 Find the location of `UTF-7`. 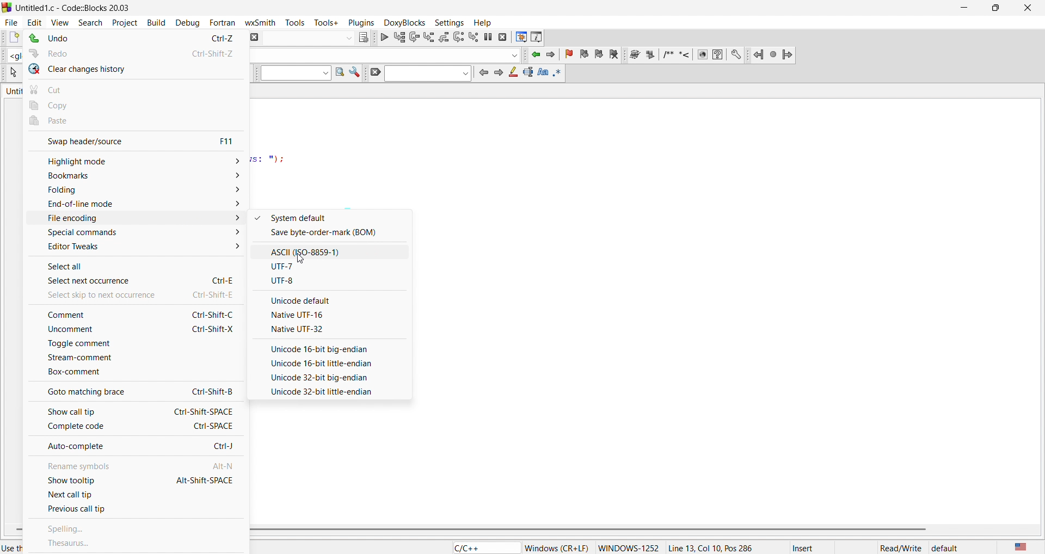

UTF-7 is located at coordinates (331, 266).